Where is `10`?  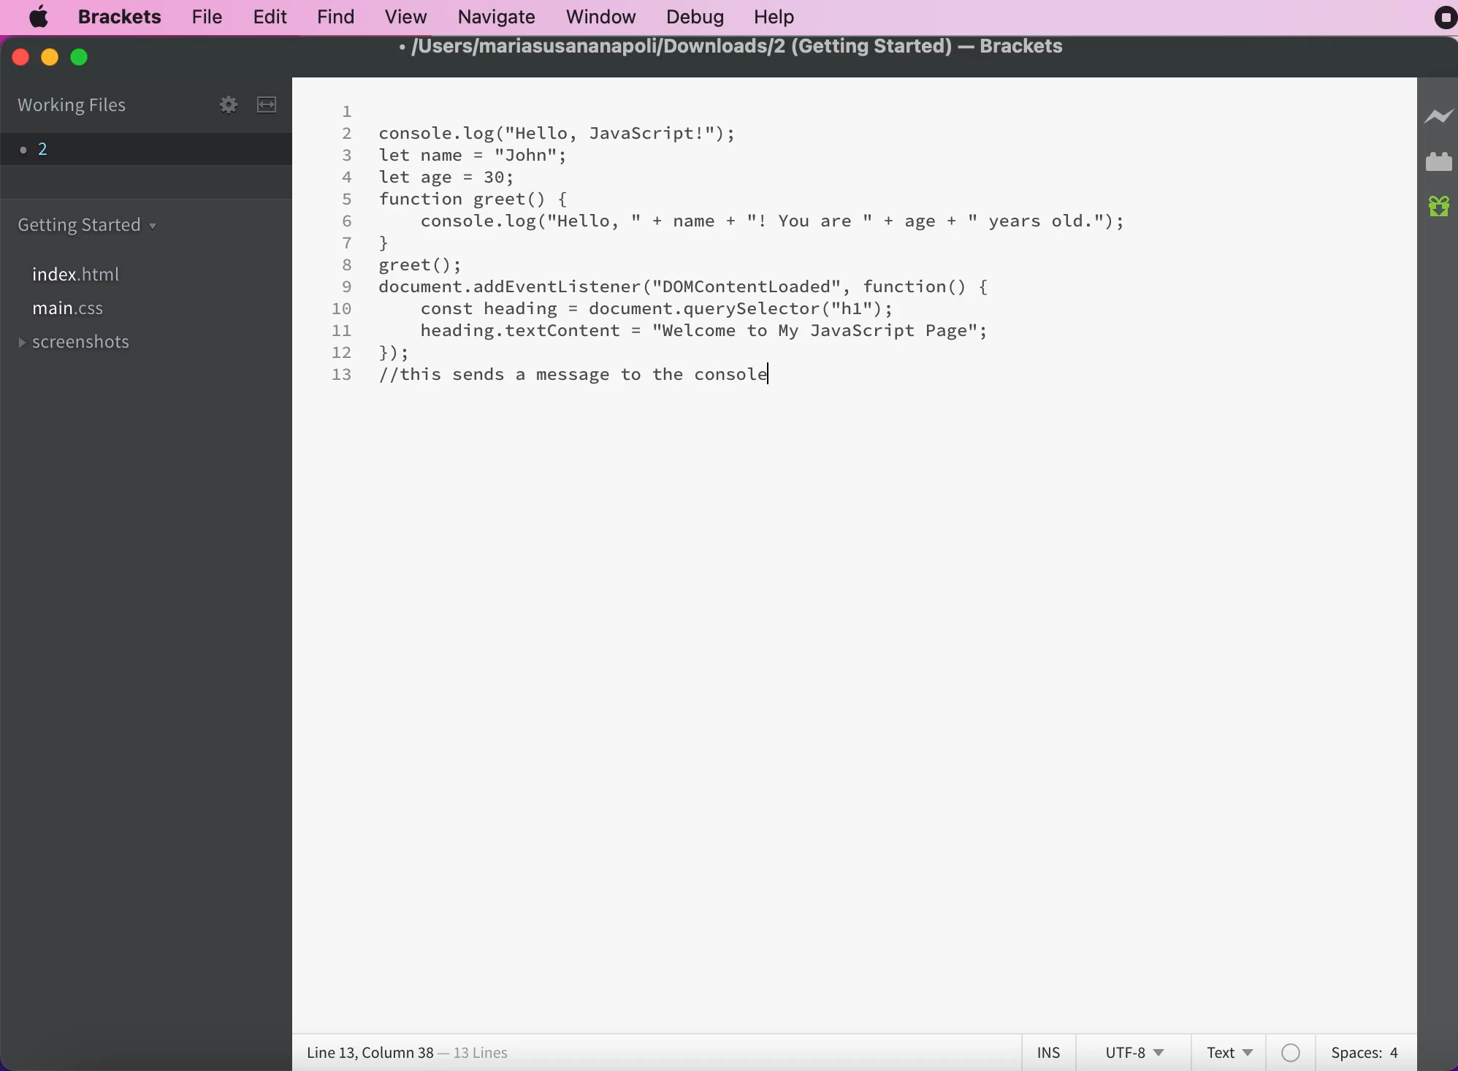
10 is located at coordinates (344, 309).